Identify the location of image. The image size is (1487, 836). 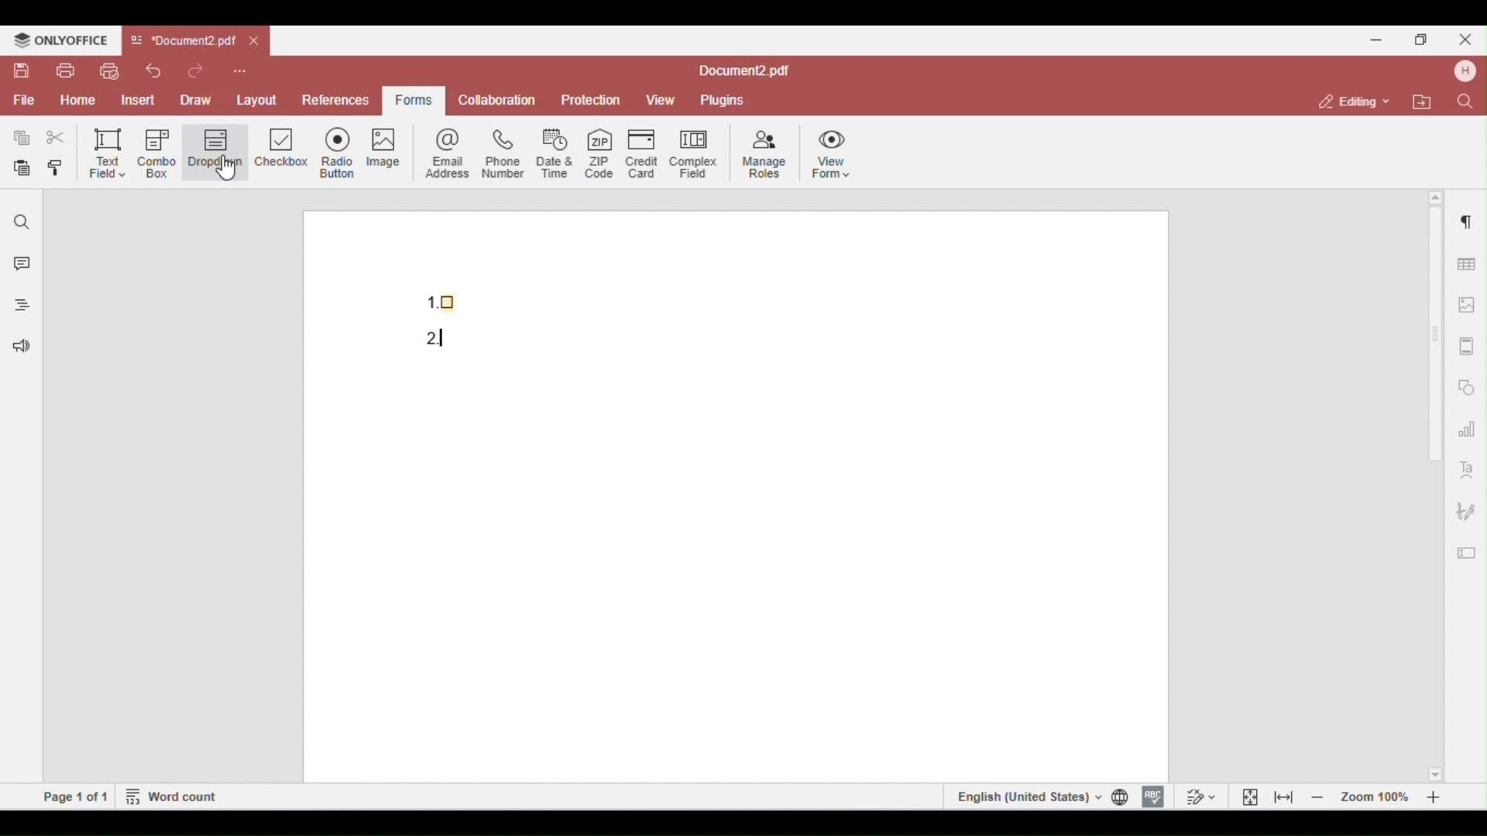
(392, 151).